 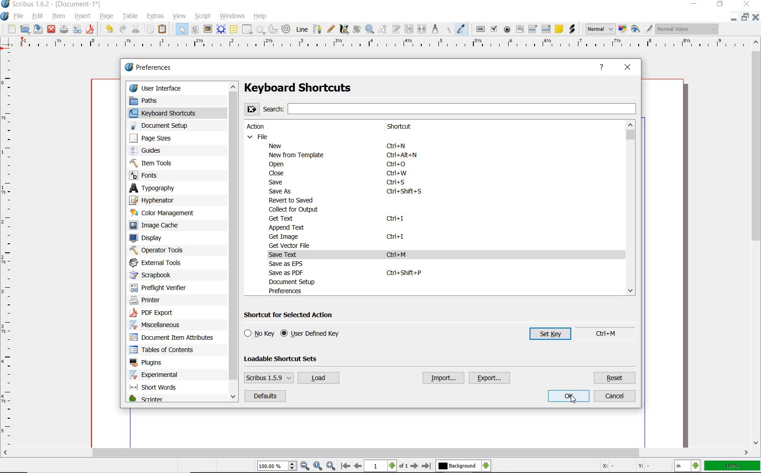 I want to click on Ctrl + O, so click(x=397, y=164).